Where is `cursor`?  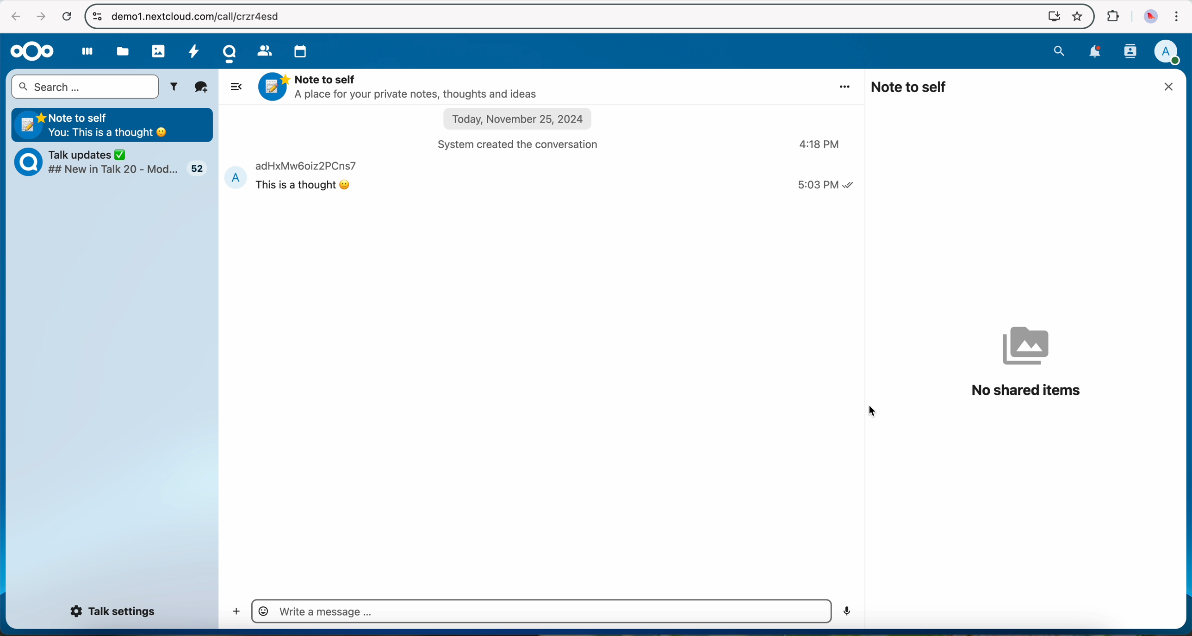
cursor is located at coordinates (872, 411).